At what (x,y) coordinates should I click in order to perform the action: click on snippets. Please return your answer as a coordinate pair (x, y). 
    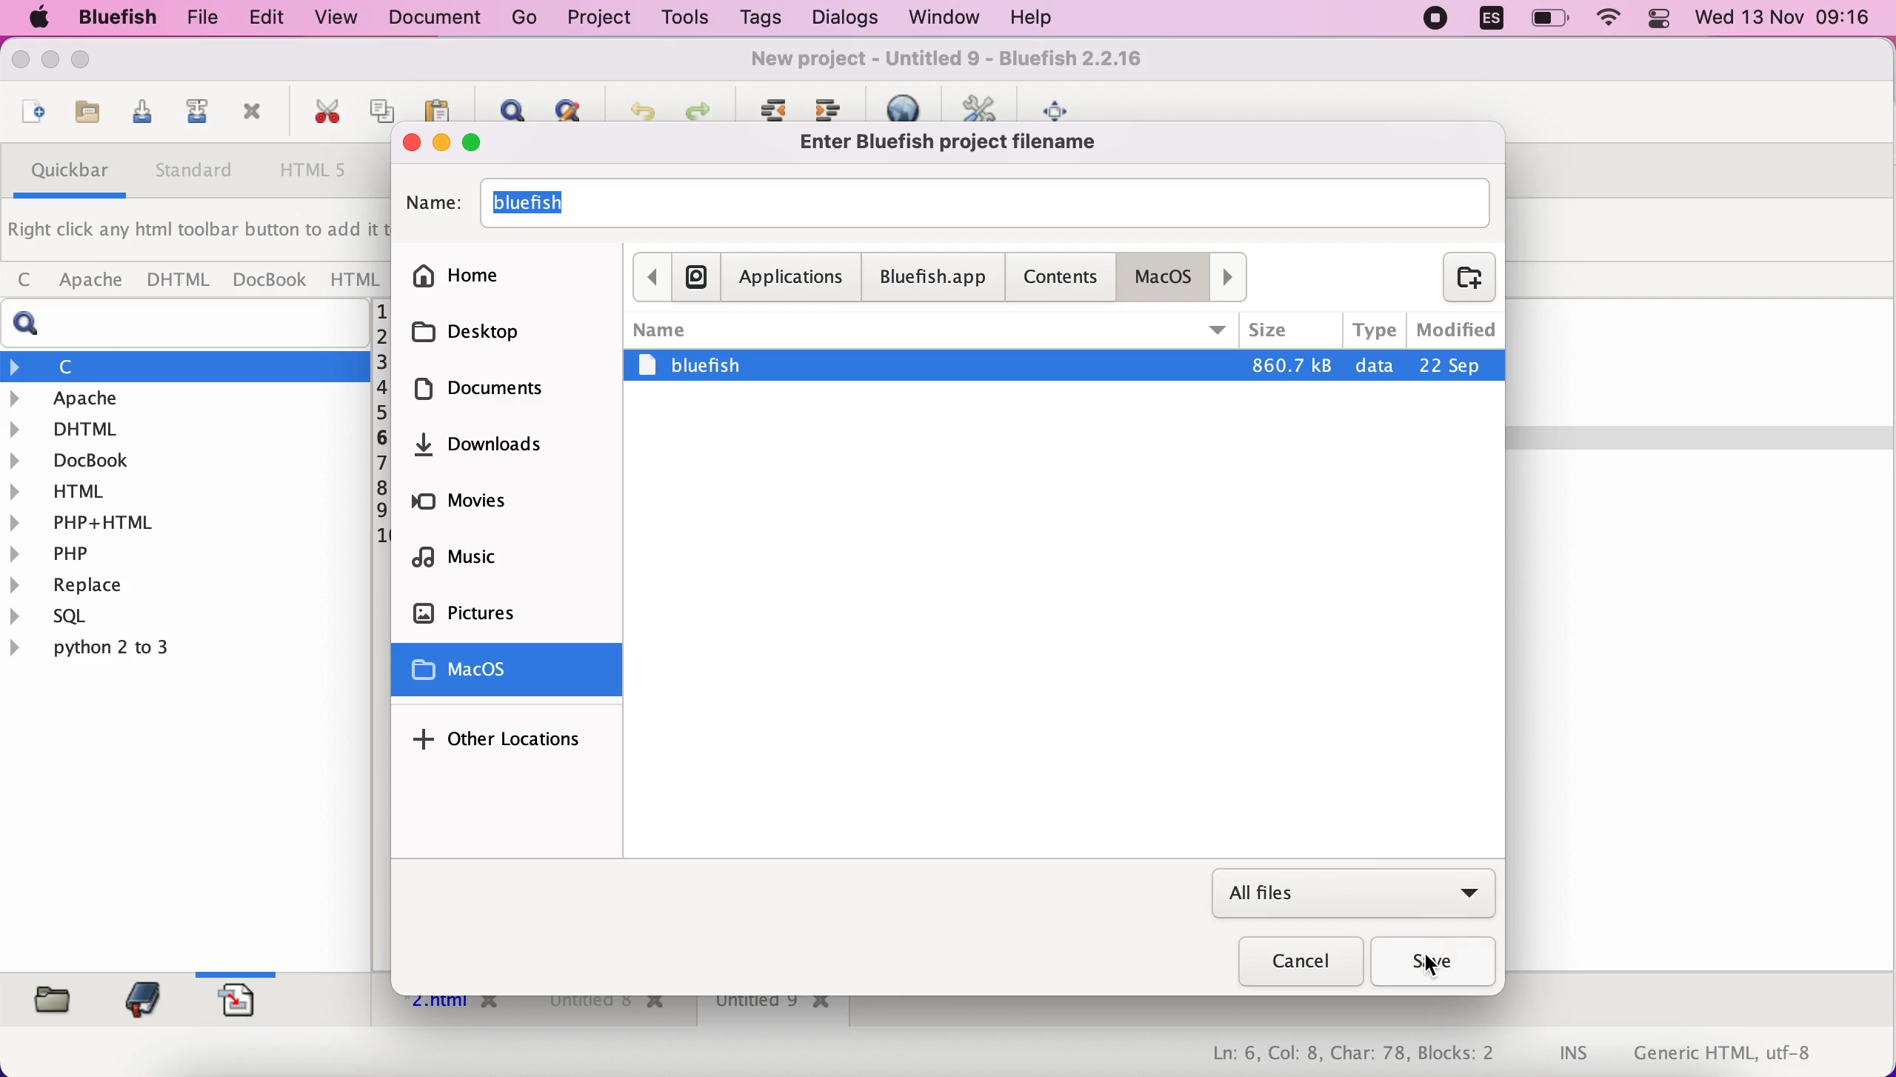
    Looking at the image, I should click on (245, 998).